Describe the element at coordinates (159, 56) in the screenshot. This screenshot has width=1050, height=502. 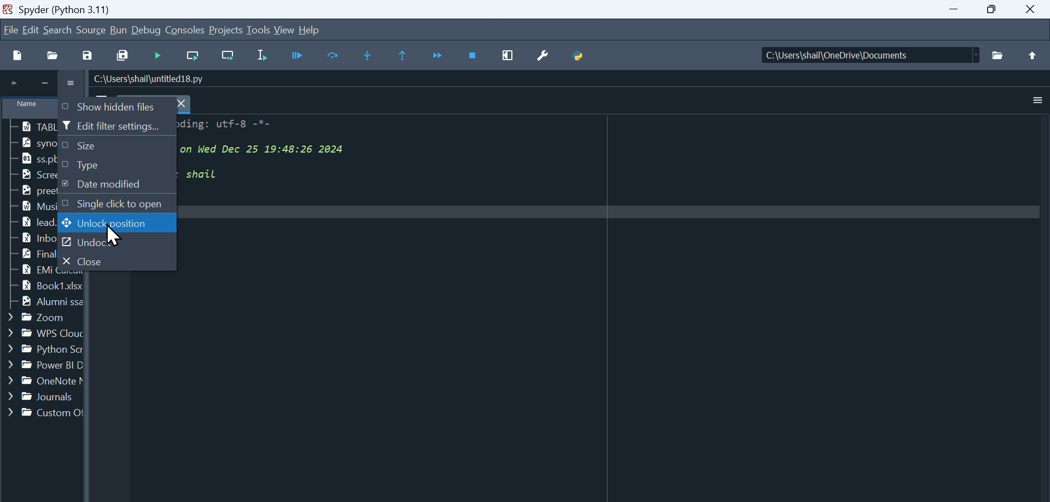
I see `Run file` at that location.